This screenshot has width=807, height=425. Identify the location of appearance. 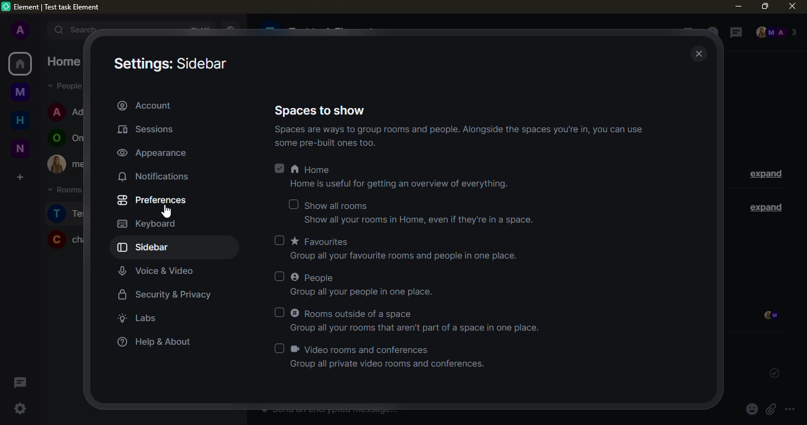
(152, 152).